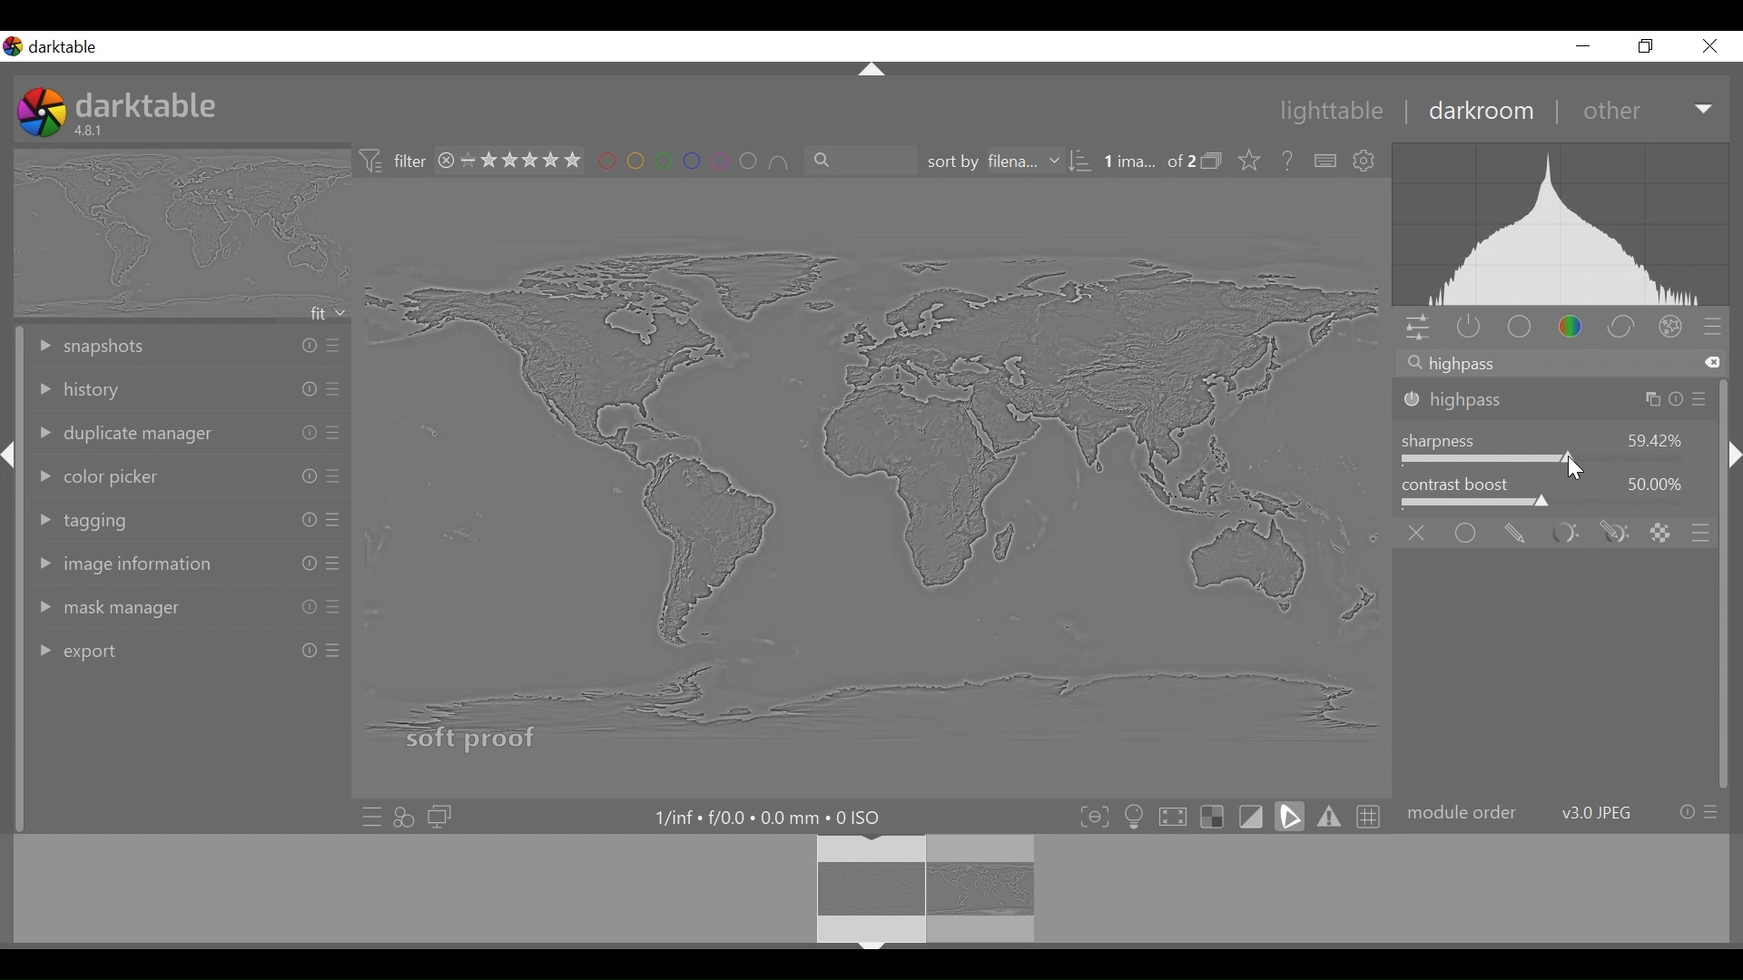 The height and width of the screenshot is (980, 1743). Describe the element at coordinates (1648, 46) in the screenshot. I see `restore` at that location.